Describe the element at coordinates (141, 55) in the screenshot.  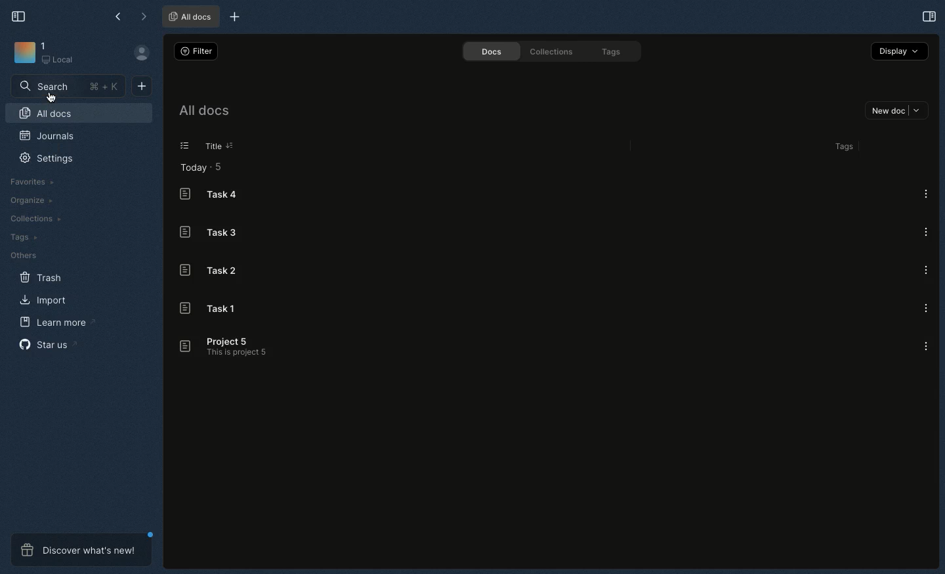
I see `User` at that location.